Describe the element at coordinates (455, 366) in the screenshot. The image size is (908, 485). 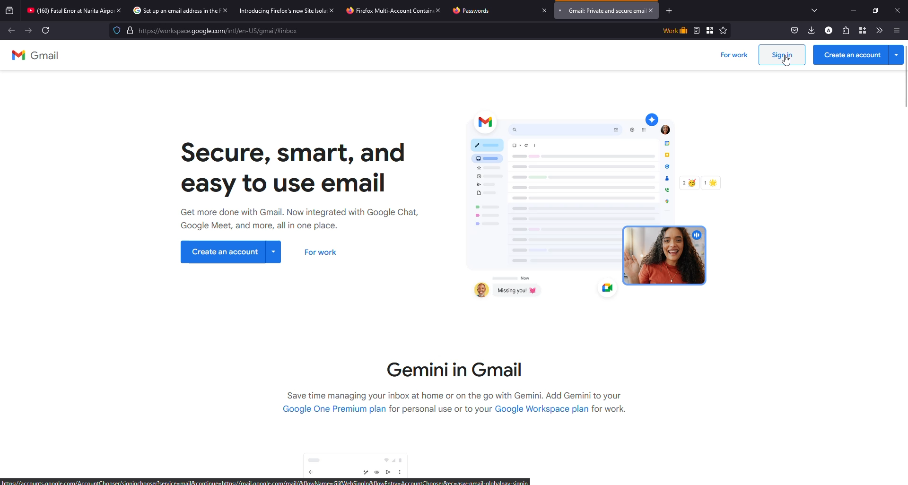
I see `gemini in Gmail` at that location.